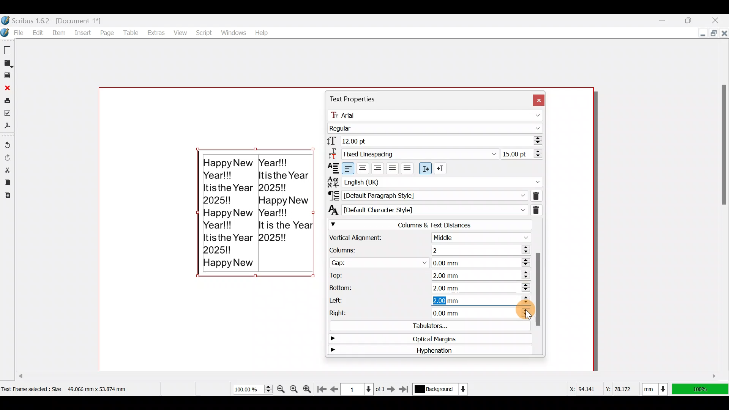 This screenshot has width=729, height=410. Describe the element at coordinates (696, 34) in the screenshot. I see `Minimize` at that location.